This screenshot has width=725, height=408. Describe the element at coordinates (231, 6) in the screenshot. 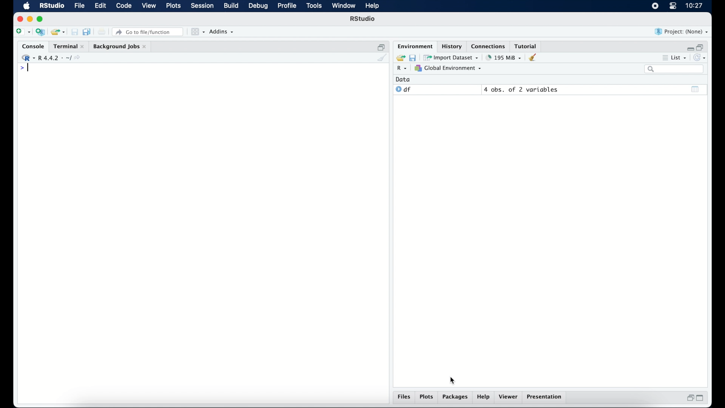

I see `build` at that location.